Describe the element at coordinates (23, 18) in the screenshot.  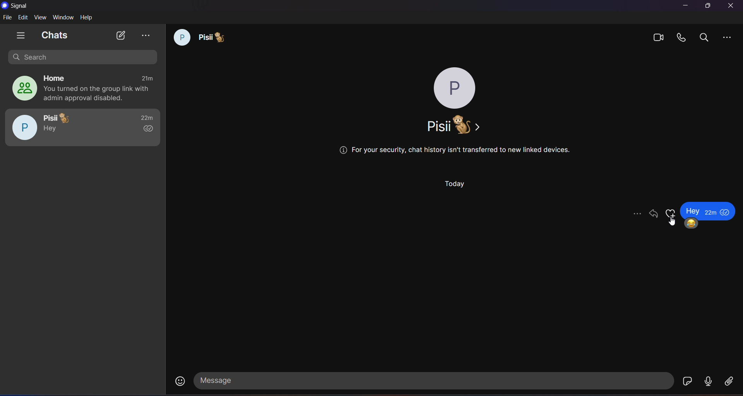
I see `edit` at that location.